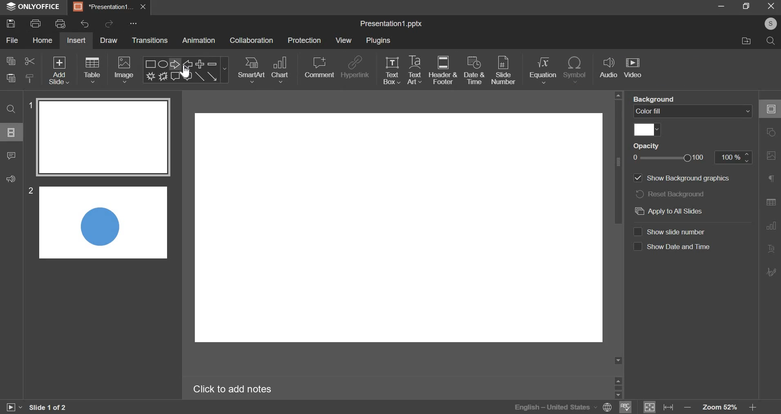 This screenshot has height=414, width=781. Describe the element at coordinates (746, 6) in the screenshot. I see `maximize` at that location.